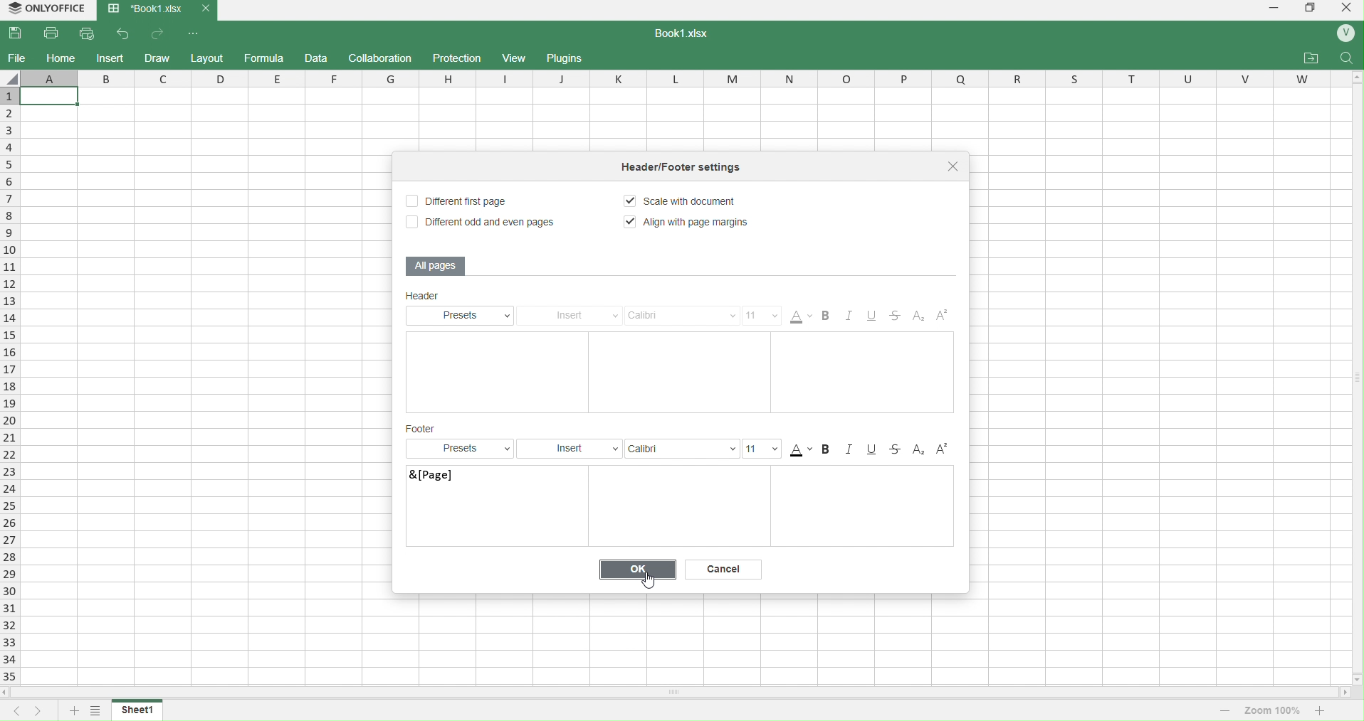 The height and width of the screenshot is (721, 1364). Describe the element at coordinates (830, 449) in the screenshot. I see `Bold` at that location.